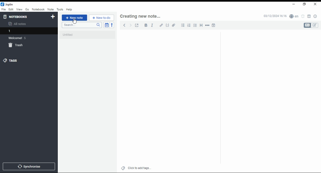 The width and height of the screenshot is (321, 173). Describe the element at coordinates (152, 25) in the screenshot. I see `italics` at that location.